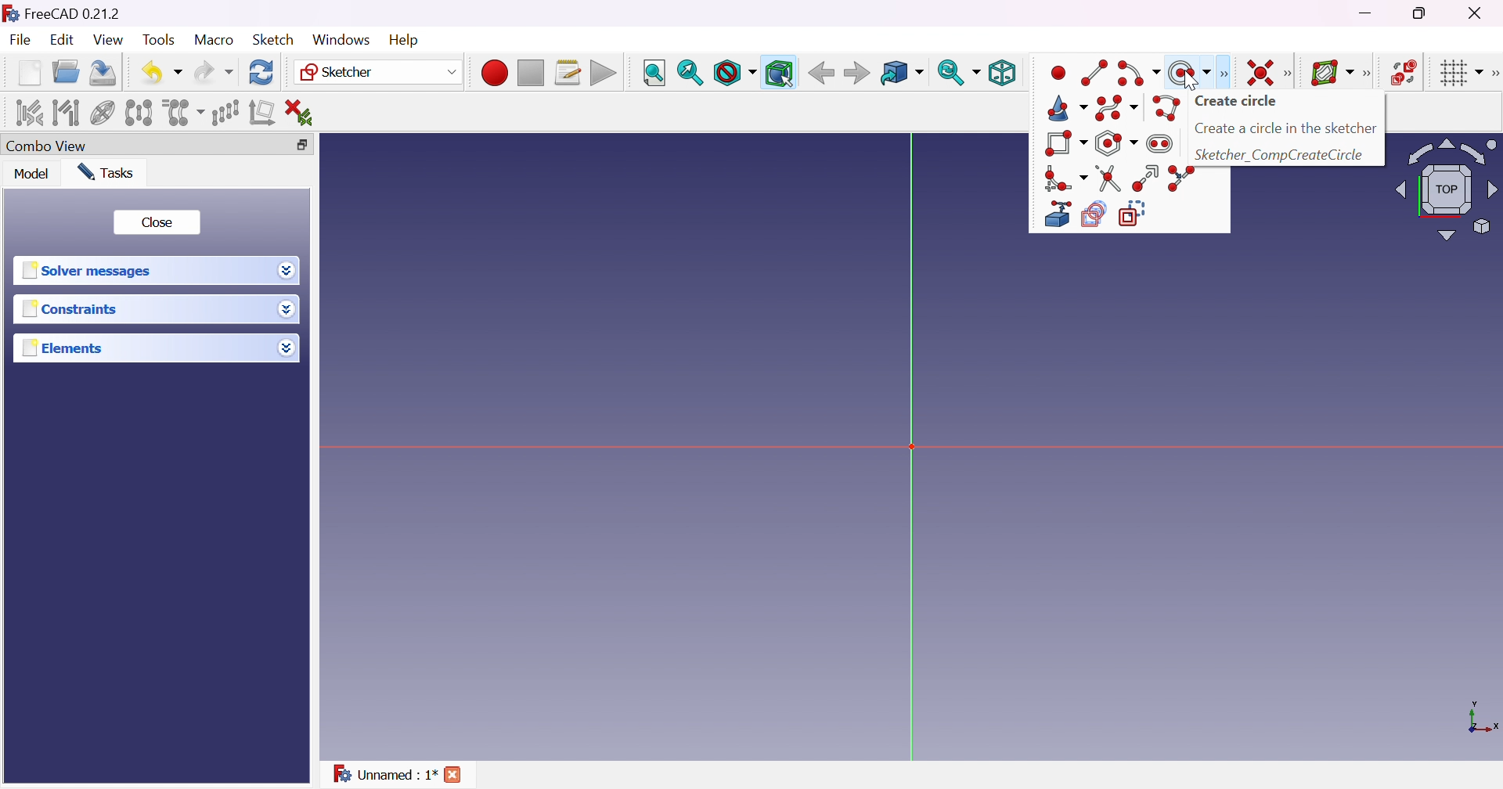  Describe the element at coordinates (1368, 74) in the screenshot. I see `Sketcher -spline tools` at that location.